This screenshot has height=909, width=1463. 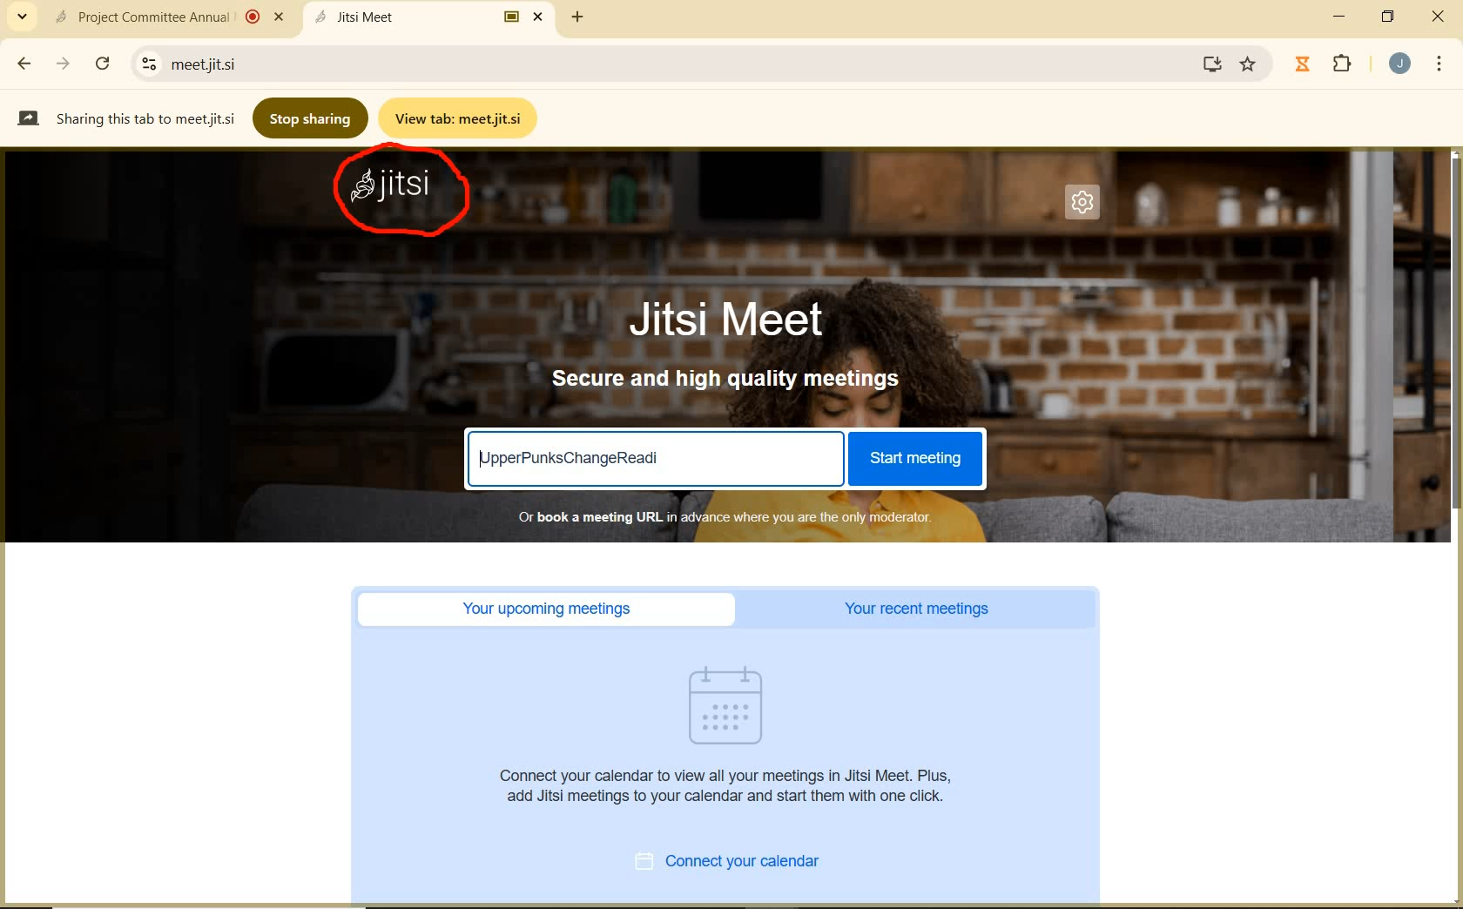 I want to click on VIEW TAB: MEET.JIT.SI, so click(x=462, y=118).